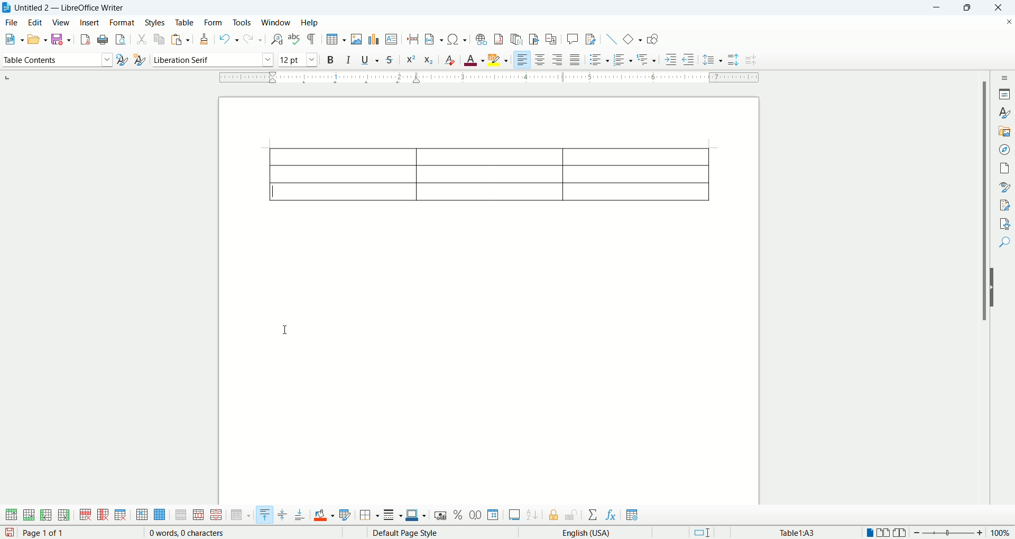 Image resolution: width=1015 pixels, height=539 pixels. Describe the element at coordinates (301, 516) in the screenshot. I see `align bottom` at that location.